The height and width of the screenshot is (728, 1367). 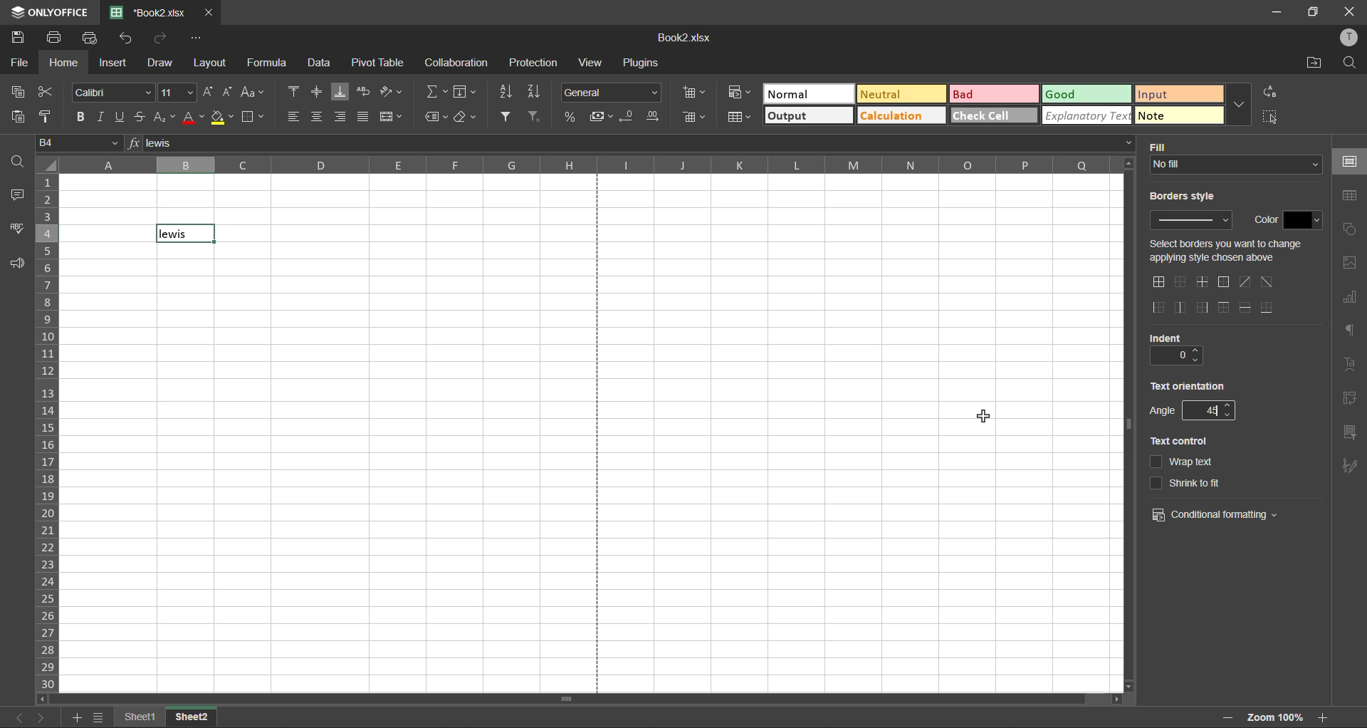 What do you see at coordinates (1348, 37) in the screenshot?
I see `profile` at bounding box center [1348, 37].